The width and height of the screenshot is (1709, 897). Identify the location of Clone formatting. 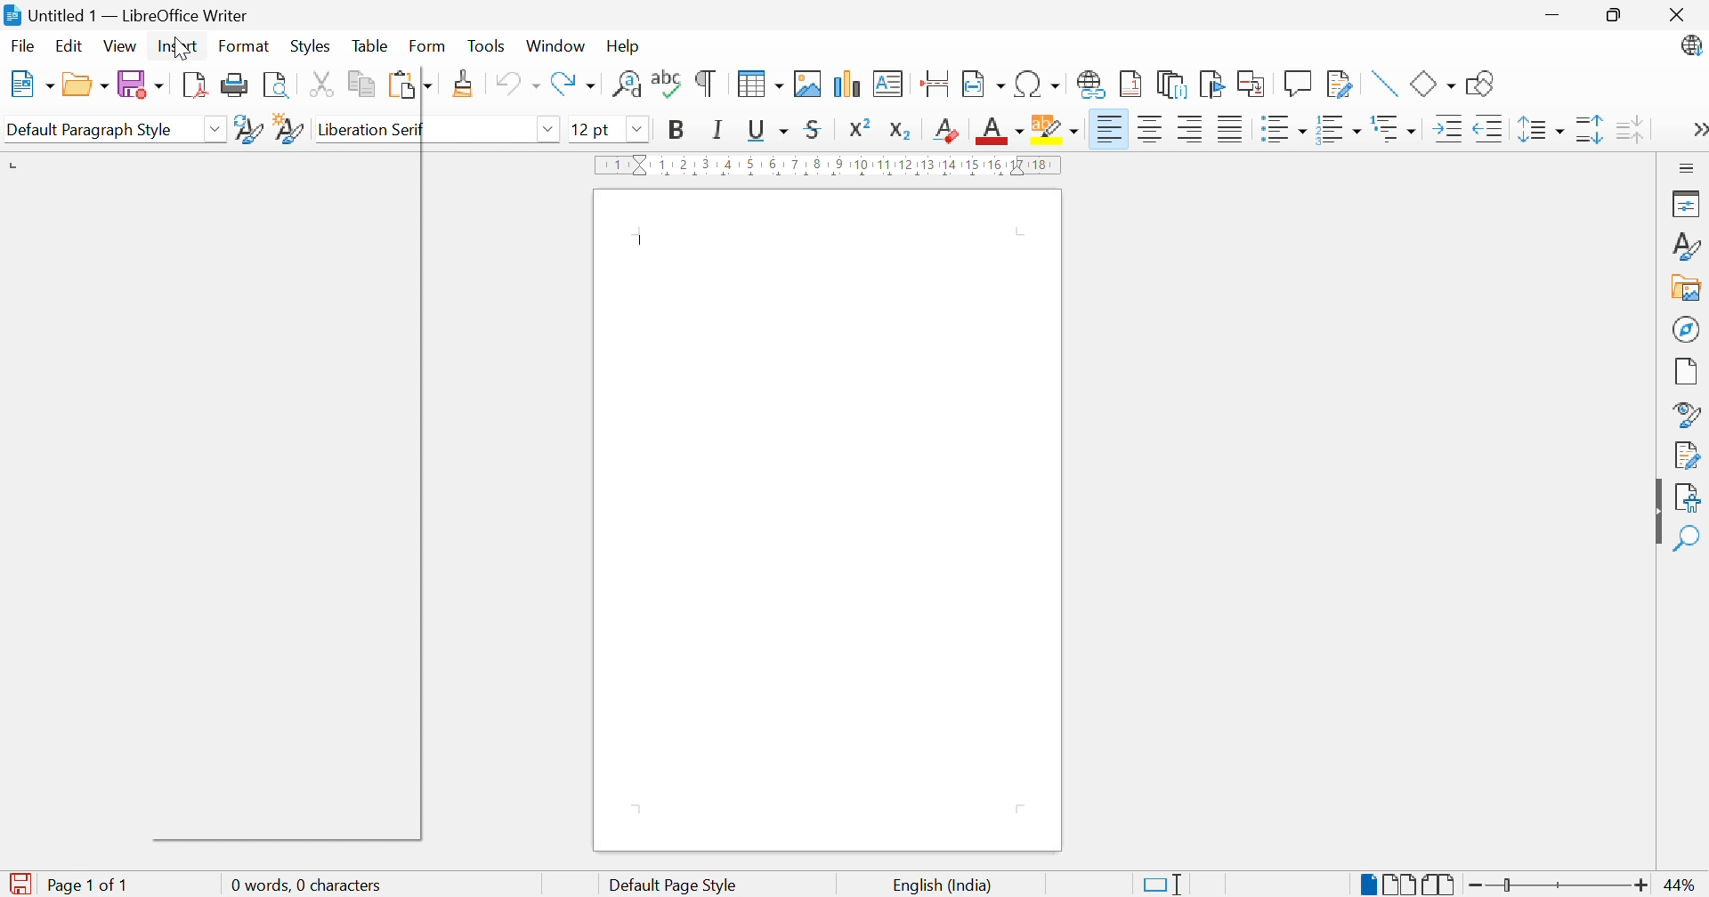
(464, 84).